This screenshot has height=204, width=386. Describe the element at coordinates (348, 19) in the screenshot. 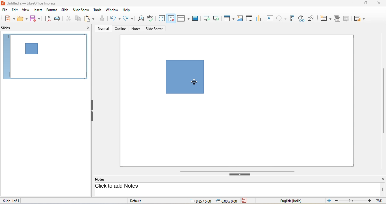

I see `delete slide` at that location.